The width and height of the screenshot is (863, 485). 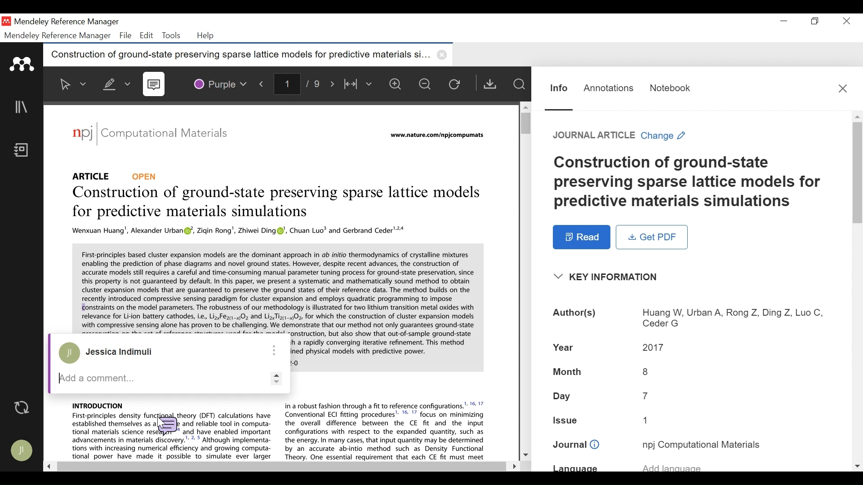 I want to click on Find in Files, so click(x=520, y=84).